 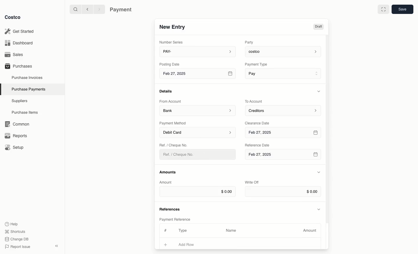 I want to click on Purchase Payments, so click(x=28, y=89).